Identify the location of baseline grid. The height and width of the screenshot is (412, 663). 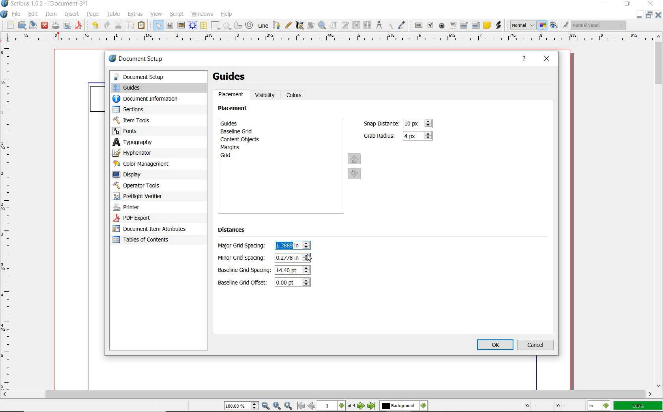
(239, 131).